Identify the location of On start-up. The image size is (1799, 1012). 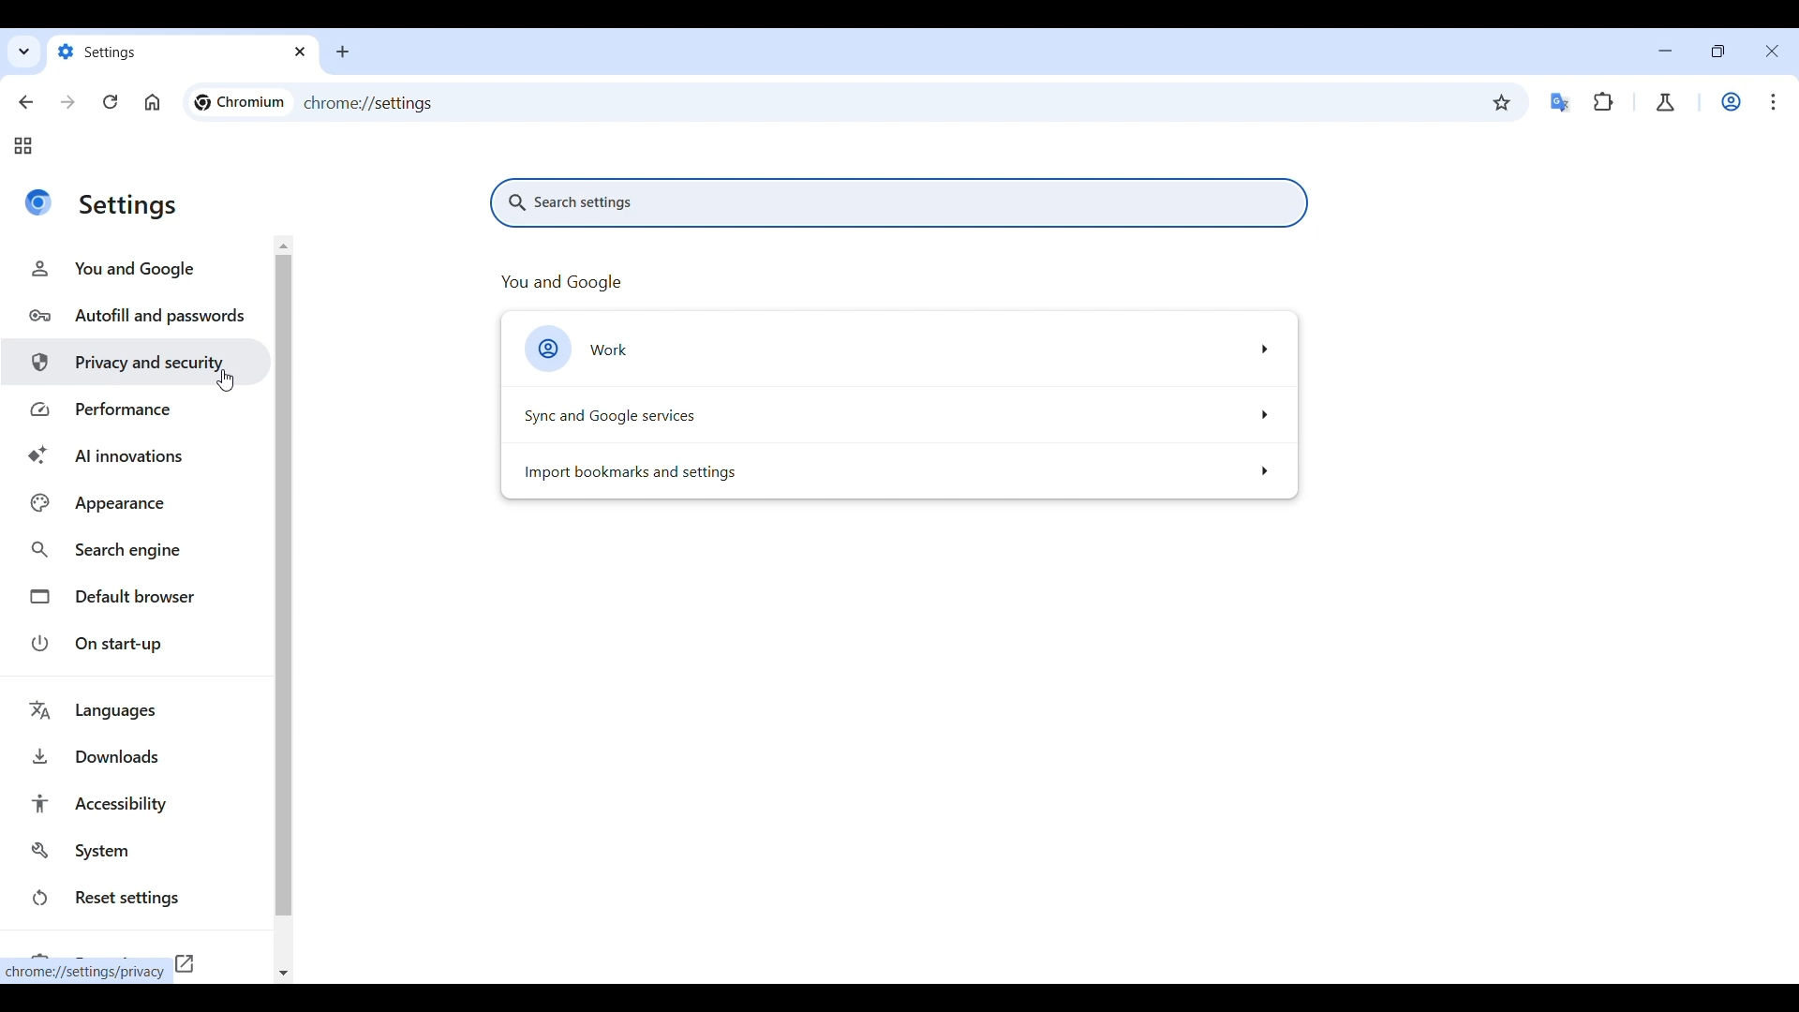
(135, 643).